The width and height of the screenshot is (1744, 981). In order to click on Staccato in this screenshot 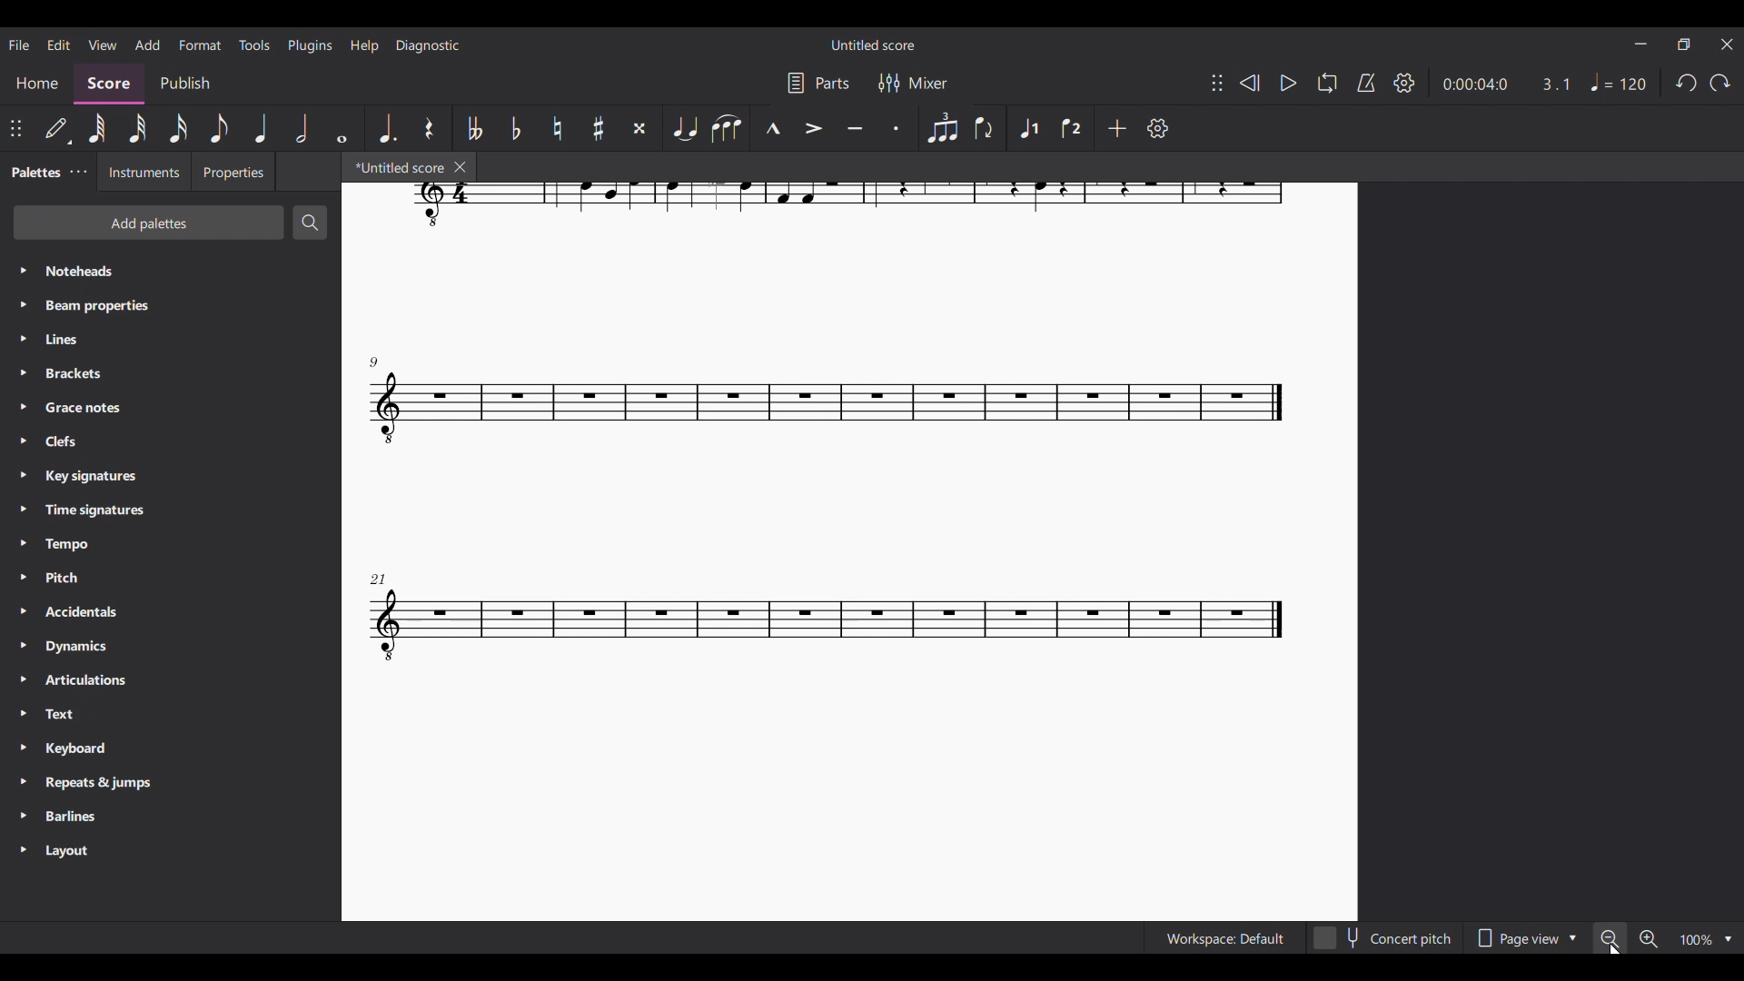, I will do `click(897, 128)`.